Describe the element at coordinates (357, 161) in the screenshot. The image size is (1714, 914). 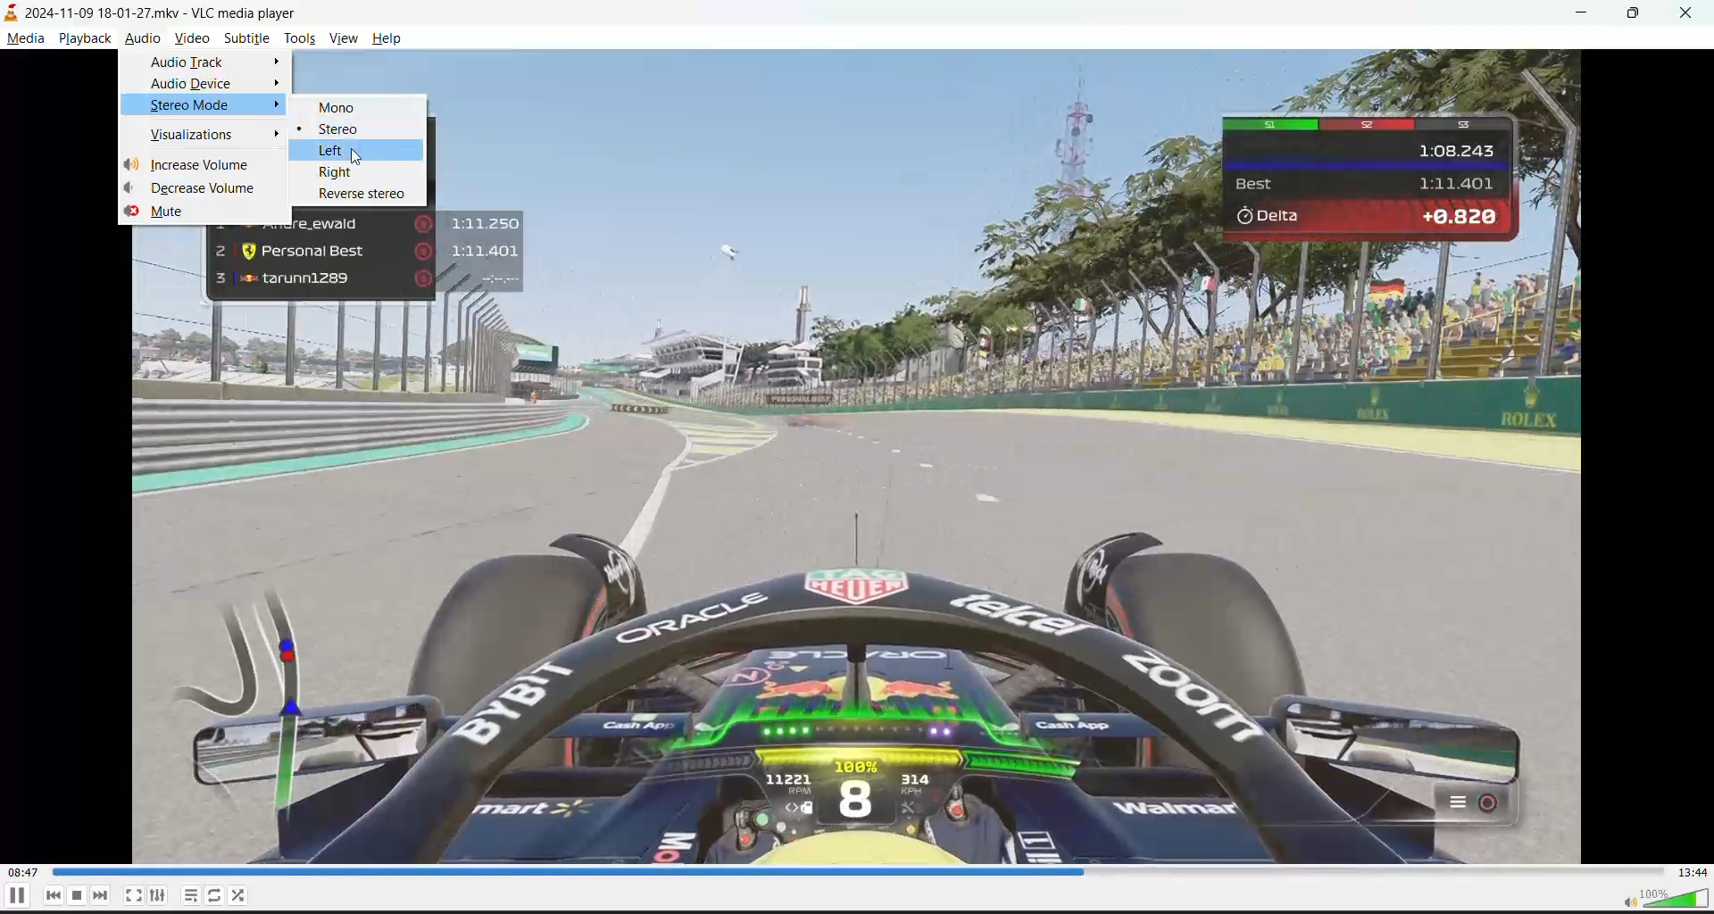
I see `cursor` at that location.